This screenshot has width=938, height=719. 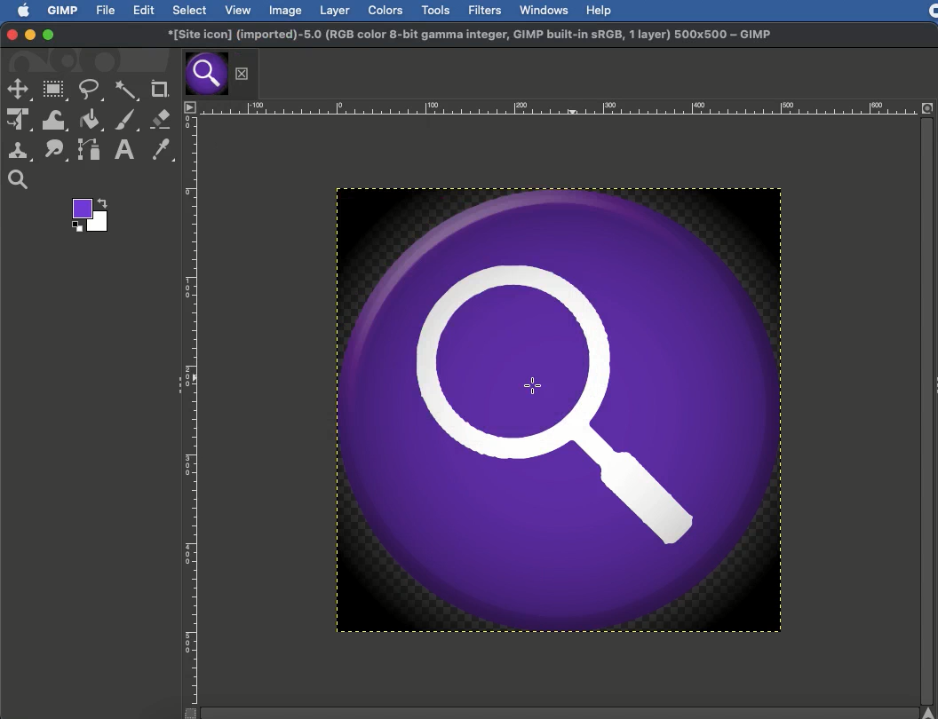 I want to click on Colors, so click(x=387, y=11).